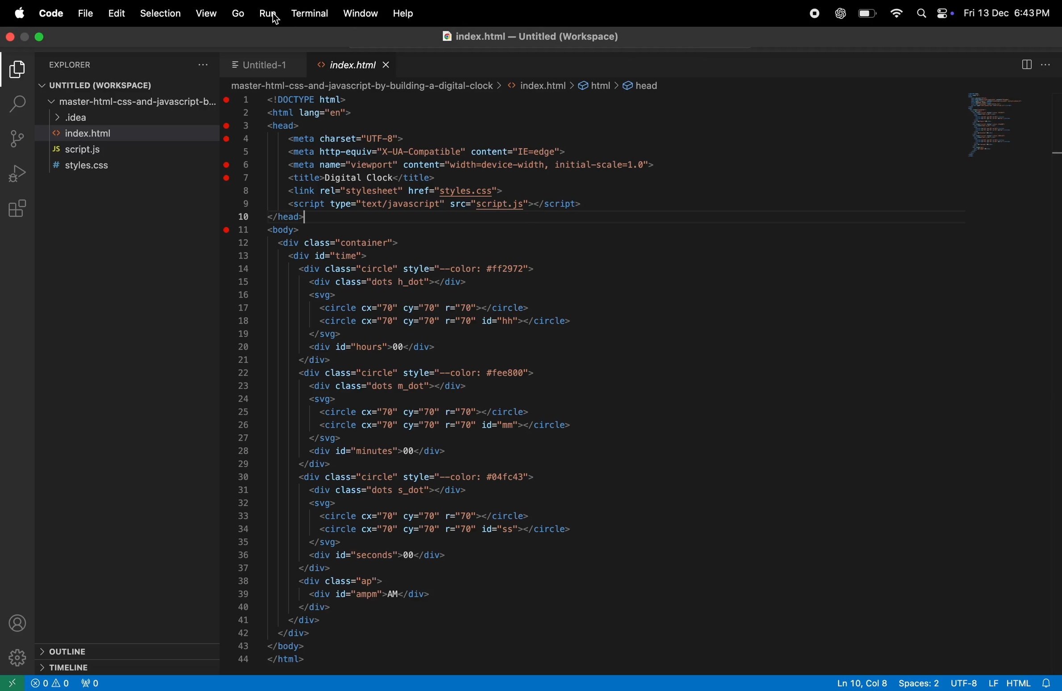  Describe the element at coordinates (580, 377) in the screenshot. I see `code block written in html language for a web page layout` at that location.